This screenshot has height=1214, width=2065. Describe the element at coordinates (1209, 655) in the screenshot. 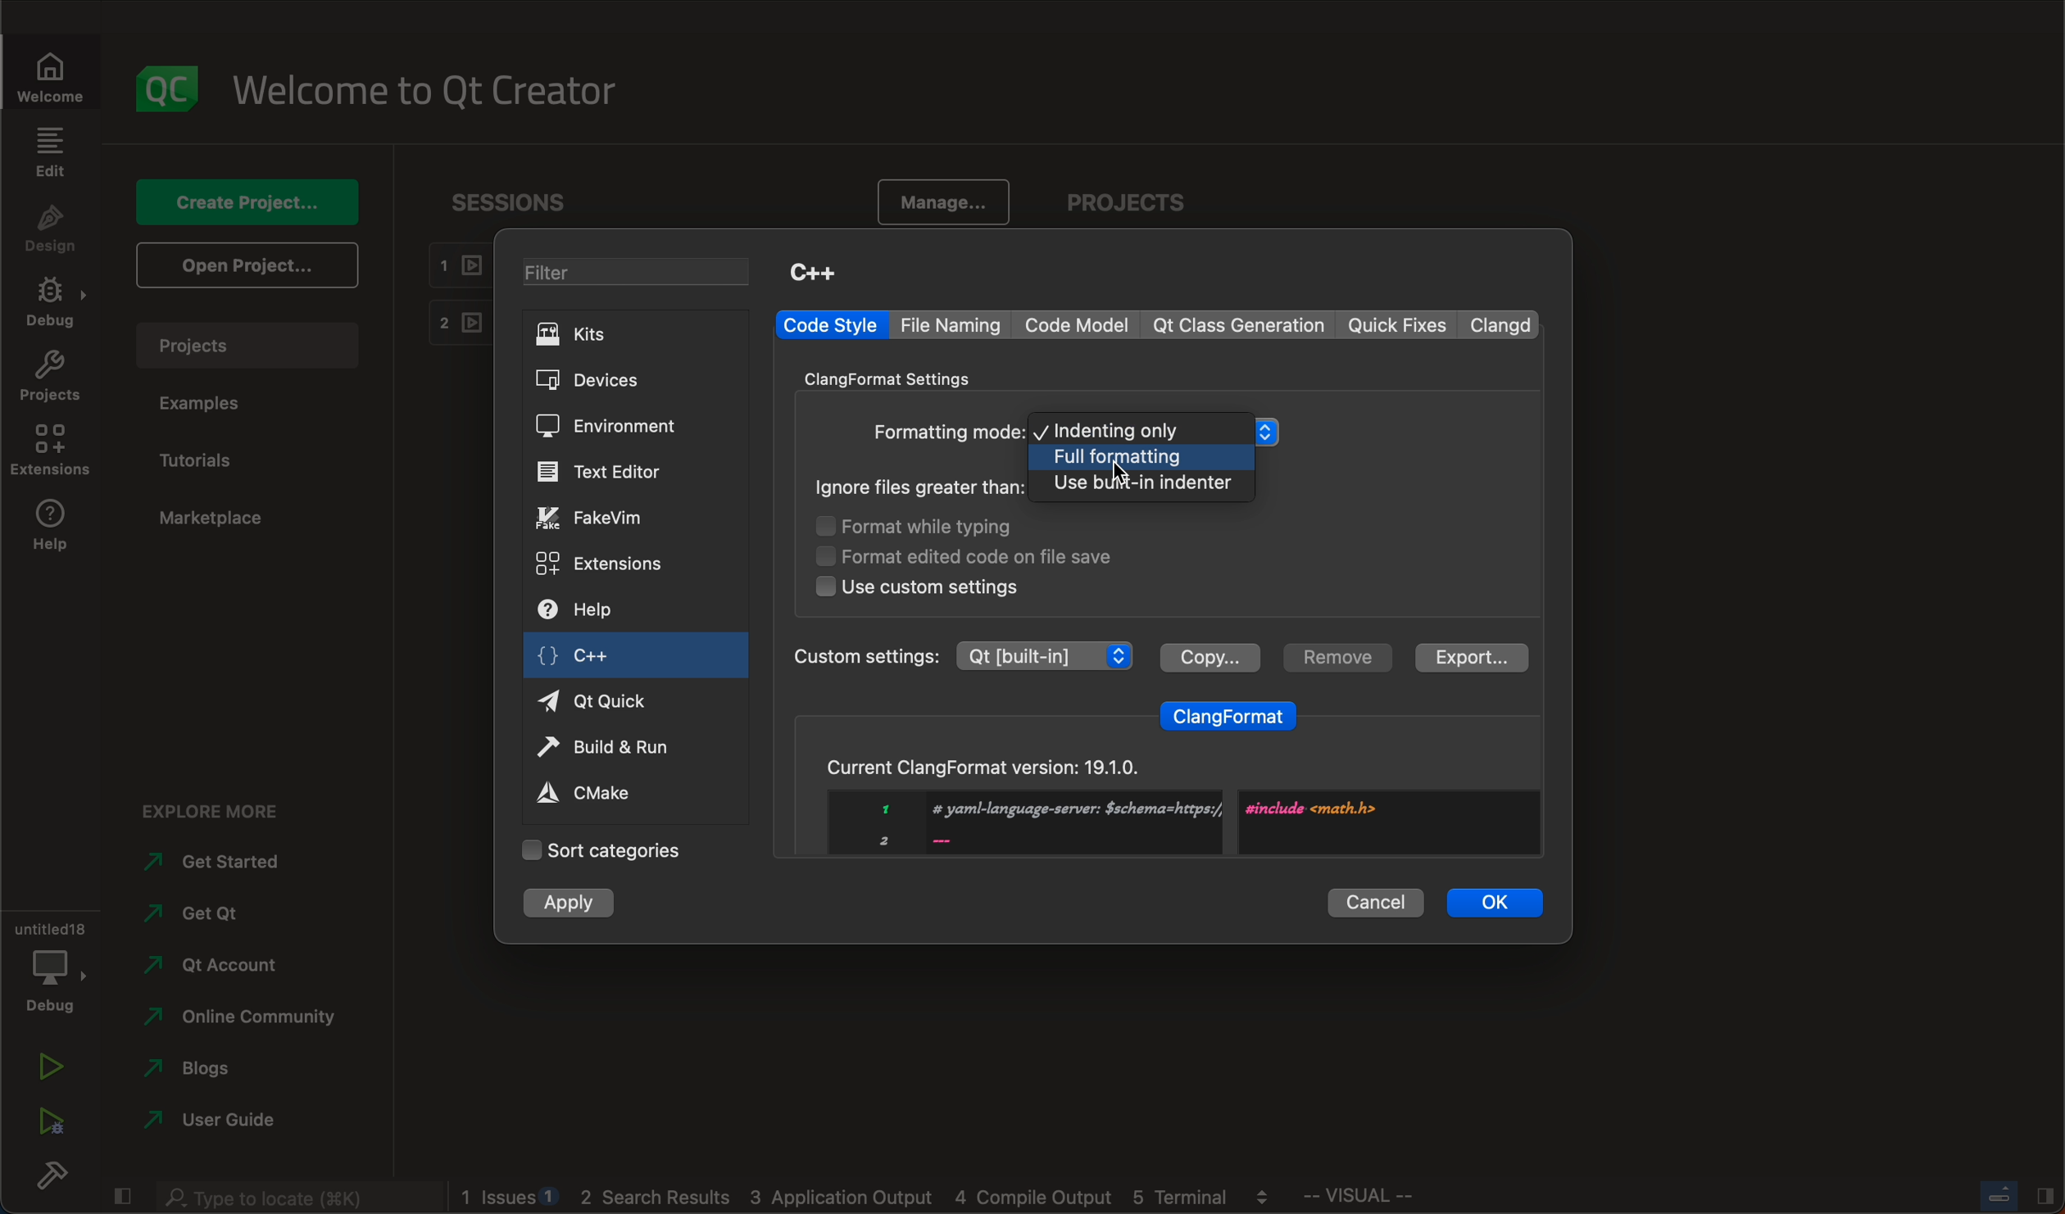

I see `copy` at that location.